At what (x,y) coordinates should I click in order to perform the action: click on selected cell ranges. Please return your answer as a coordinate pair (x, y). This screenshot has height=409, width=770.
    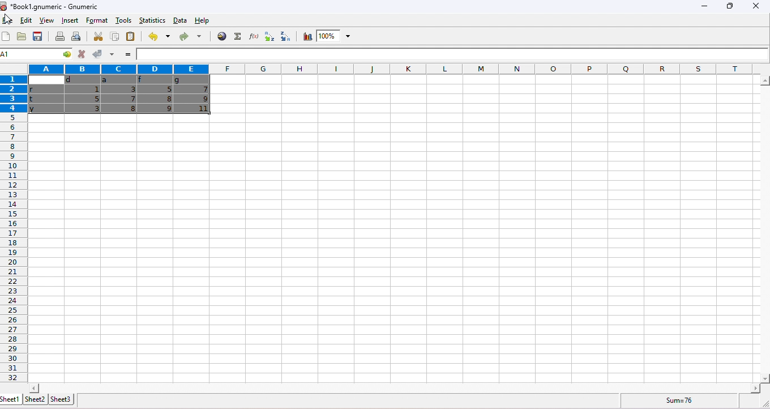
    Looking at the image, I should click on (16, 55).